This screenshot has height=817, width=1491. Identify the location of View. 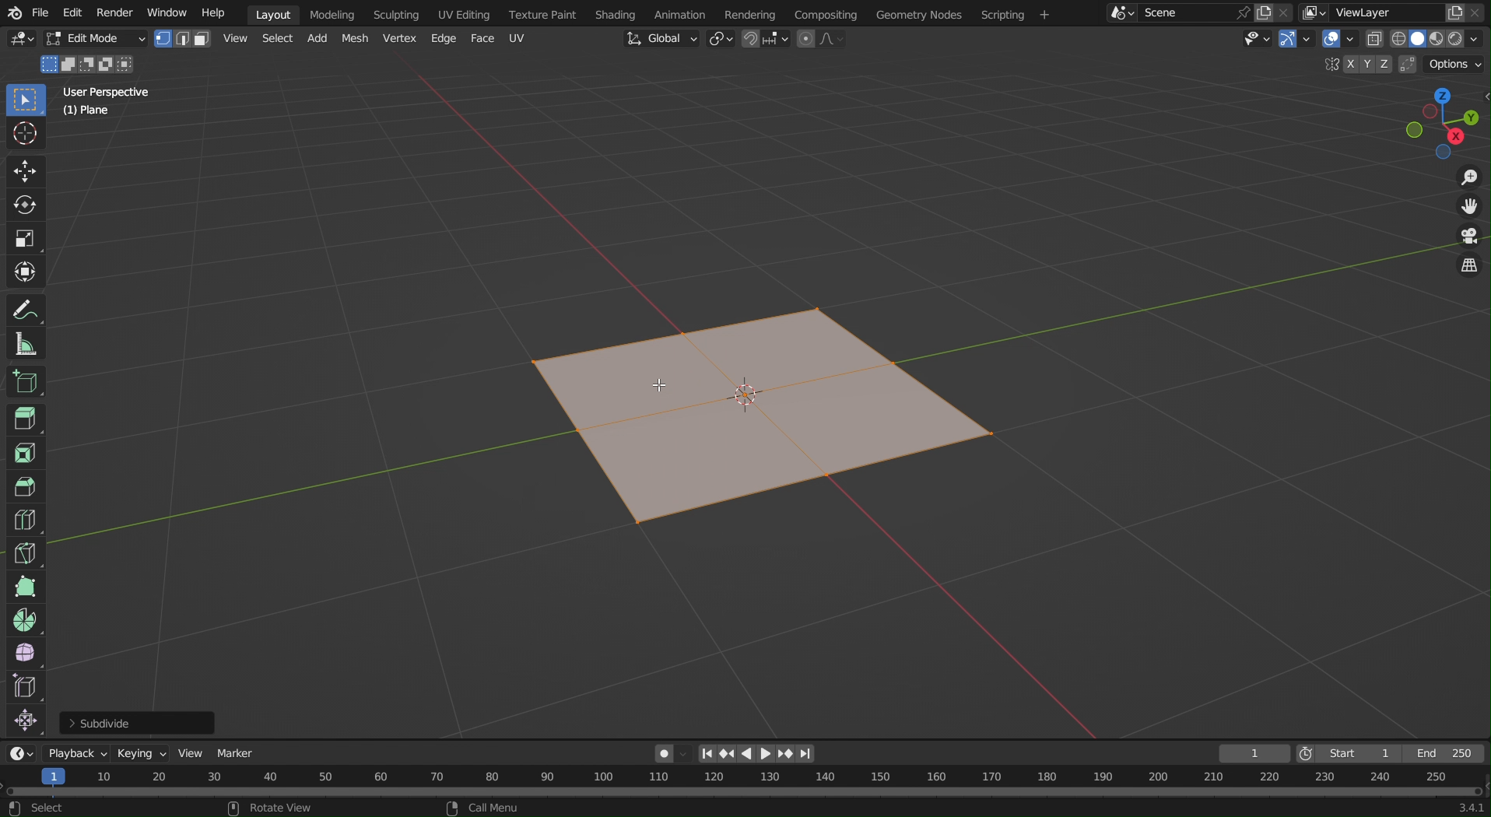
(234, 38).